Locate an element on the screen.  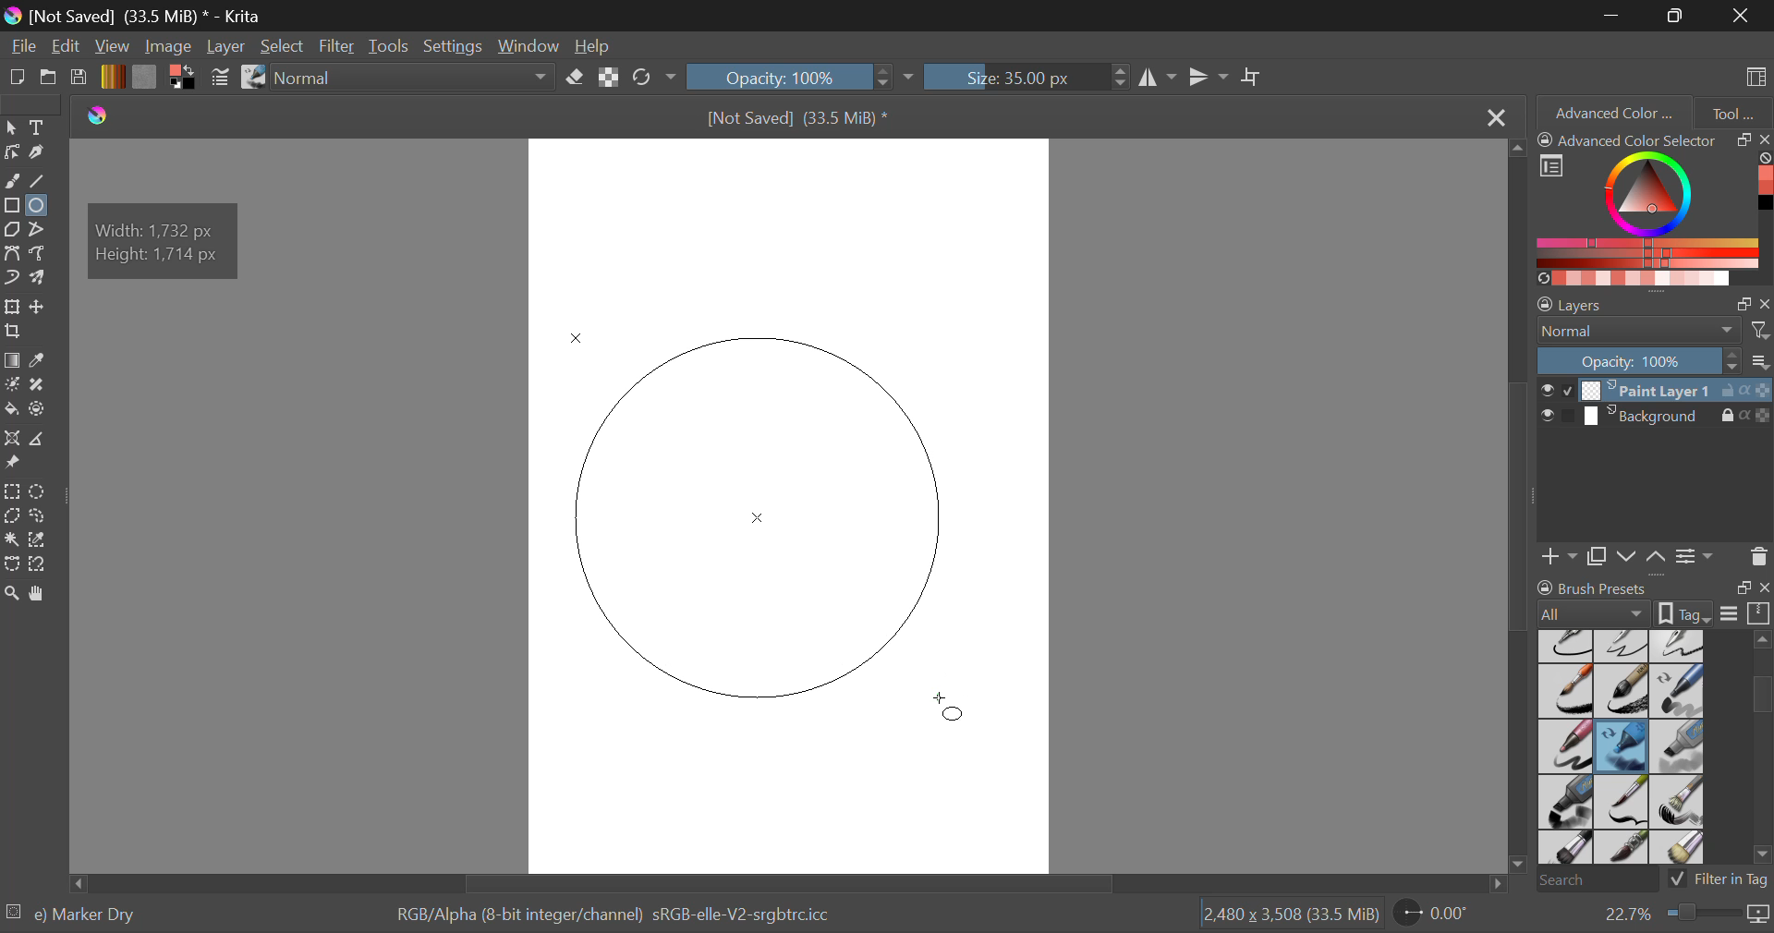
Elipses Selected is located at coordinates (41, 204).